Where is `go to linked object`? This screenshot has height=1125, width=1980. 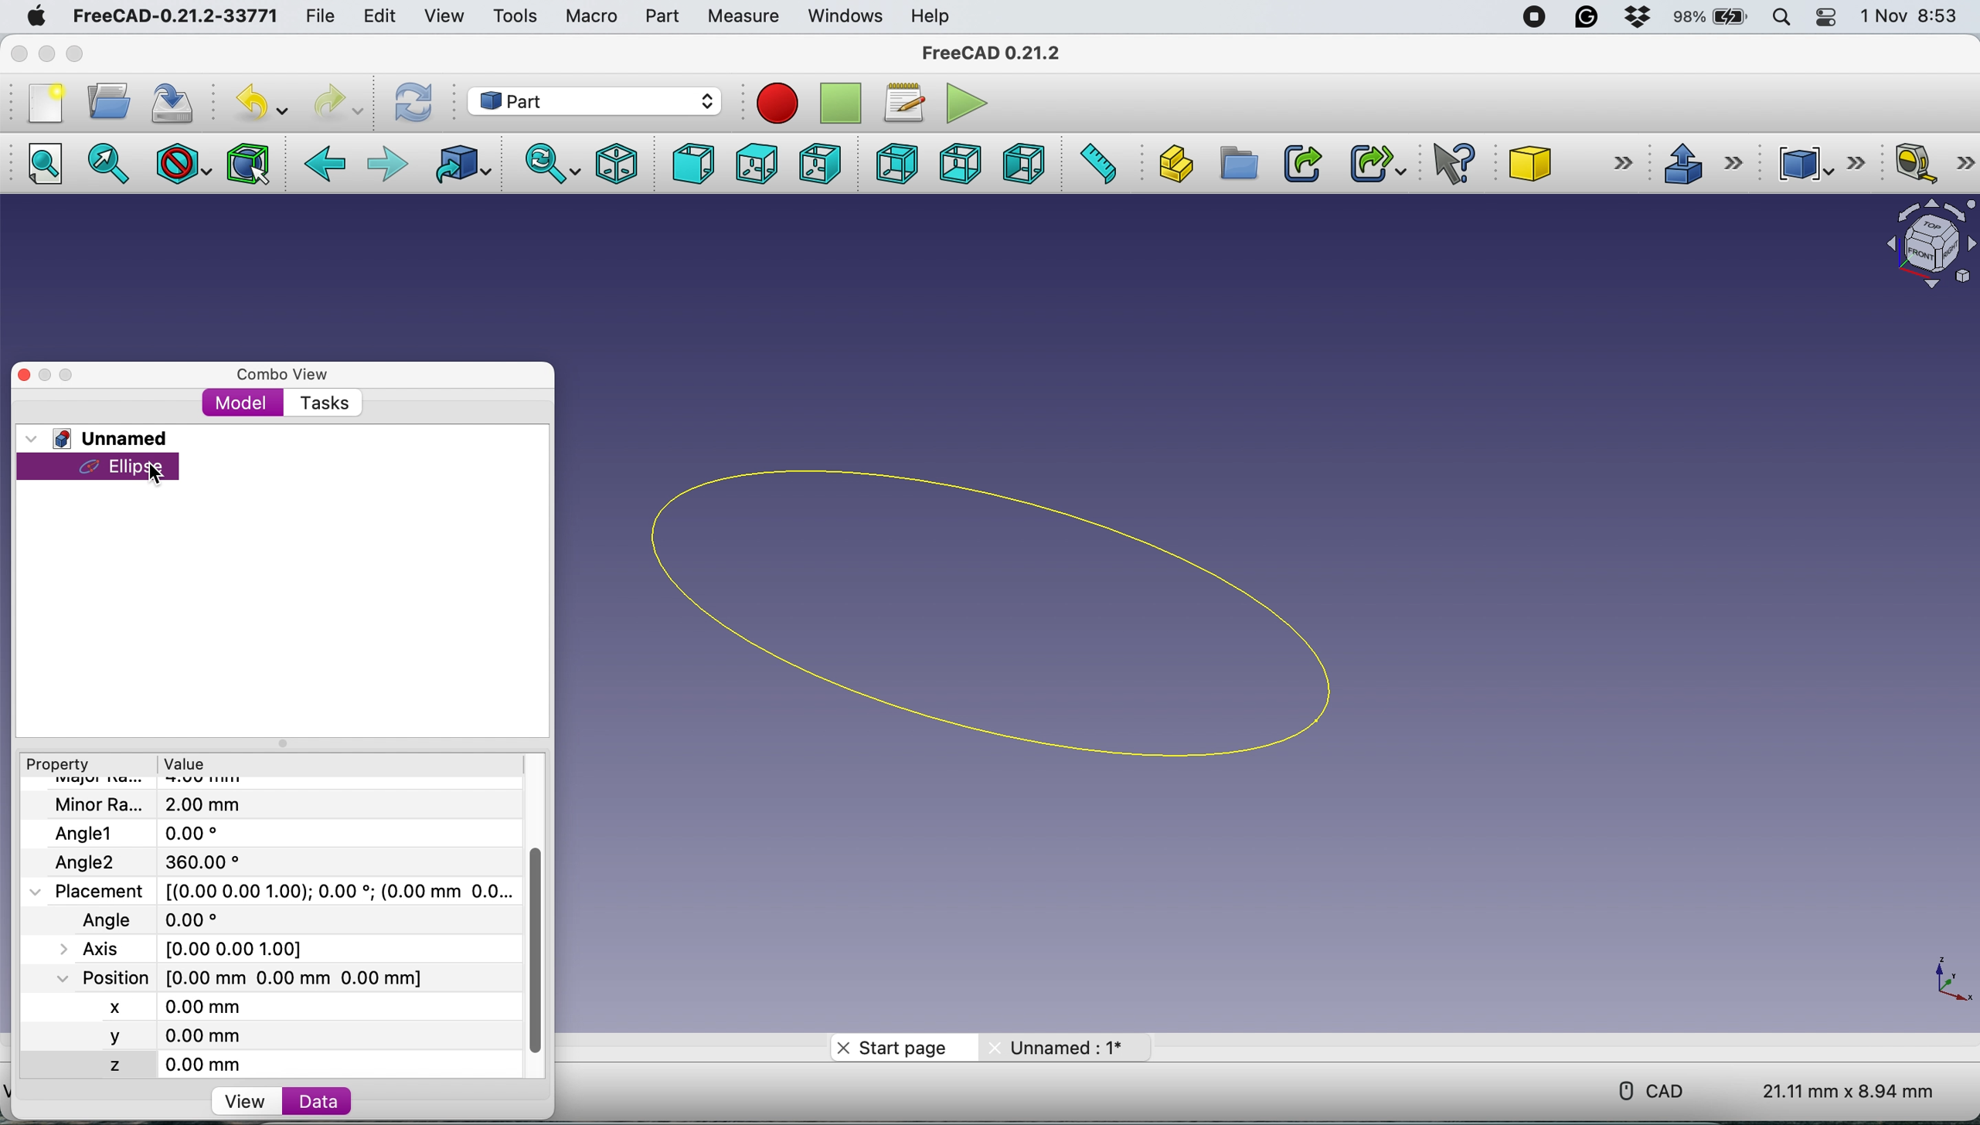
go to linked object is located at coordinates (458, 164).